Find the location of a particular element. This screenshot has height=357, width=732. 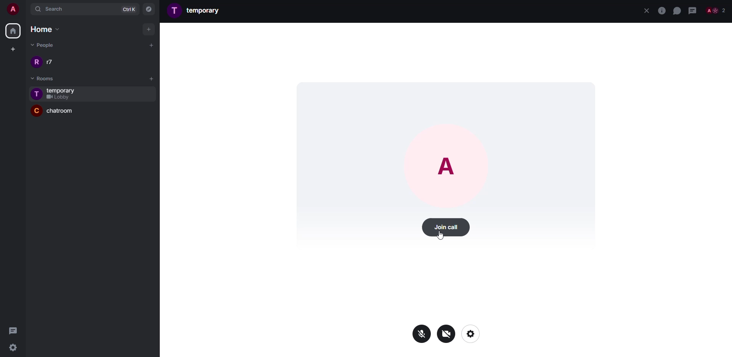

profile is located at coordinates (175, 10).